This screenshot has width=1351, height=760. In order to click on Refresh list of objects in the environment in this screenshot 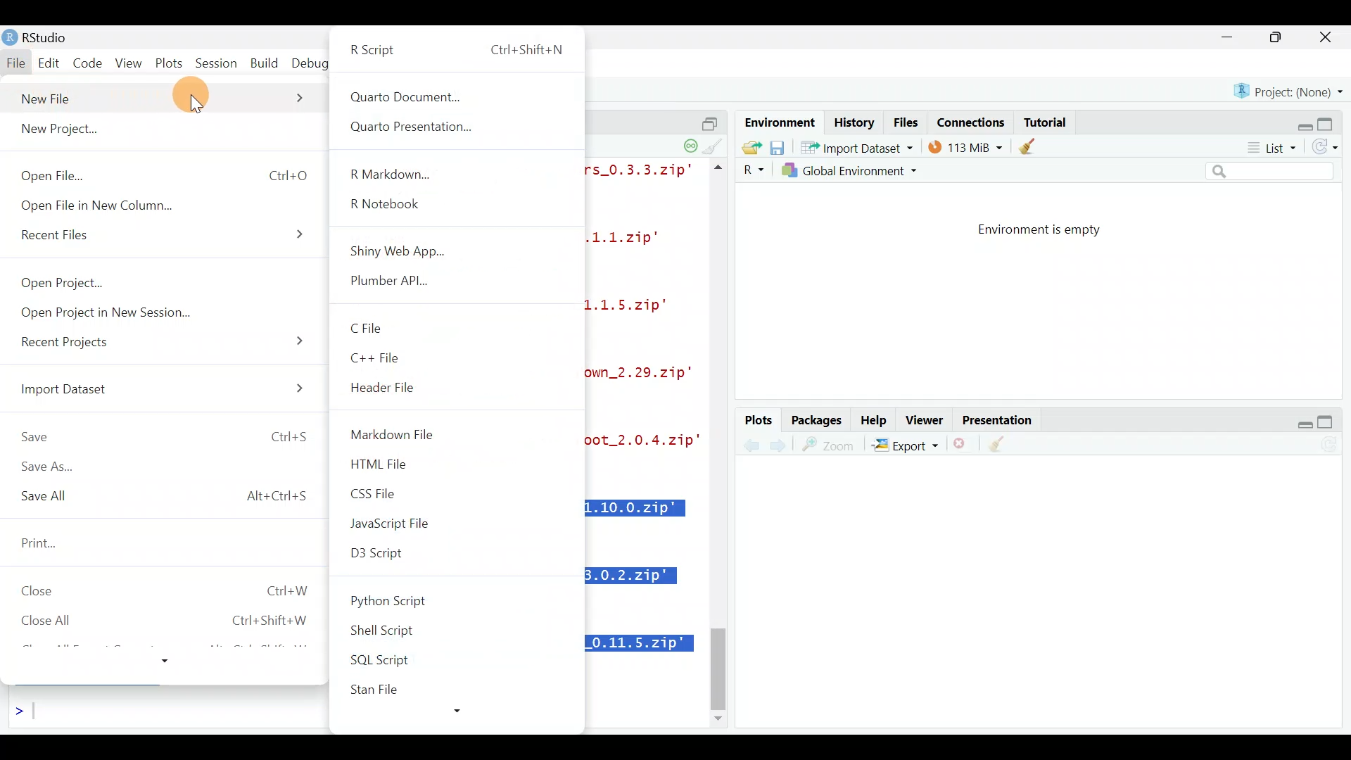, I will do `click(1330, 148)`.